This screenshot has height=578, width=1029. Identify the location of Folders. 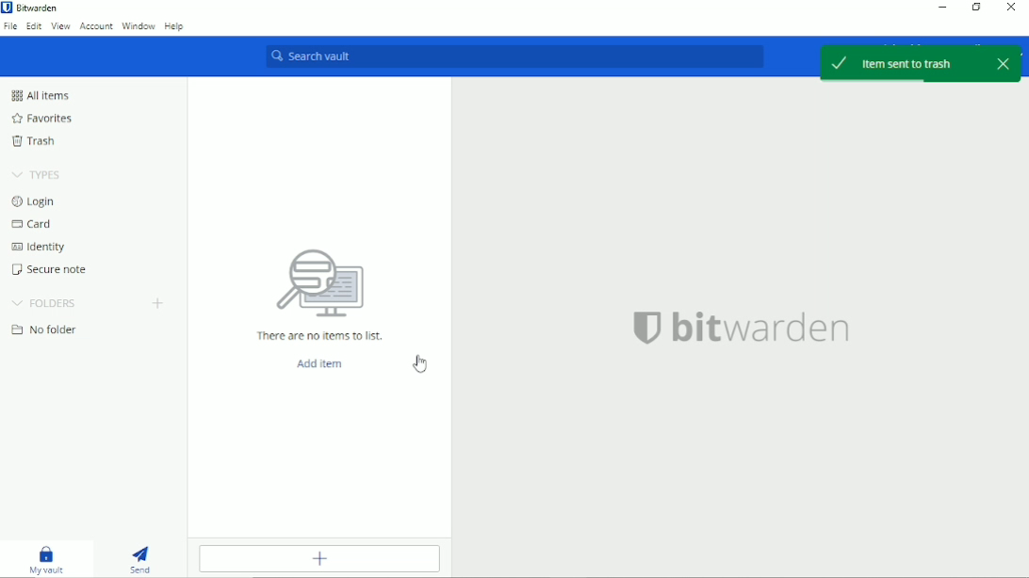
(44, 304).